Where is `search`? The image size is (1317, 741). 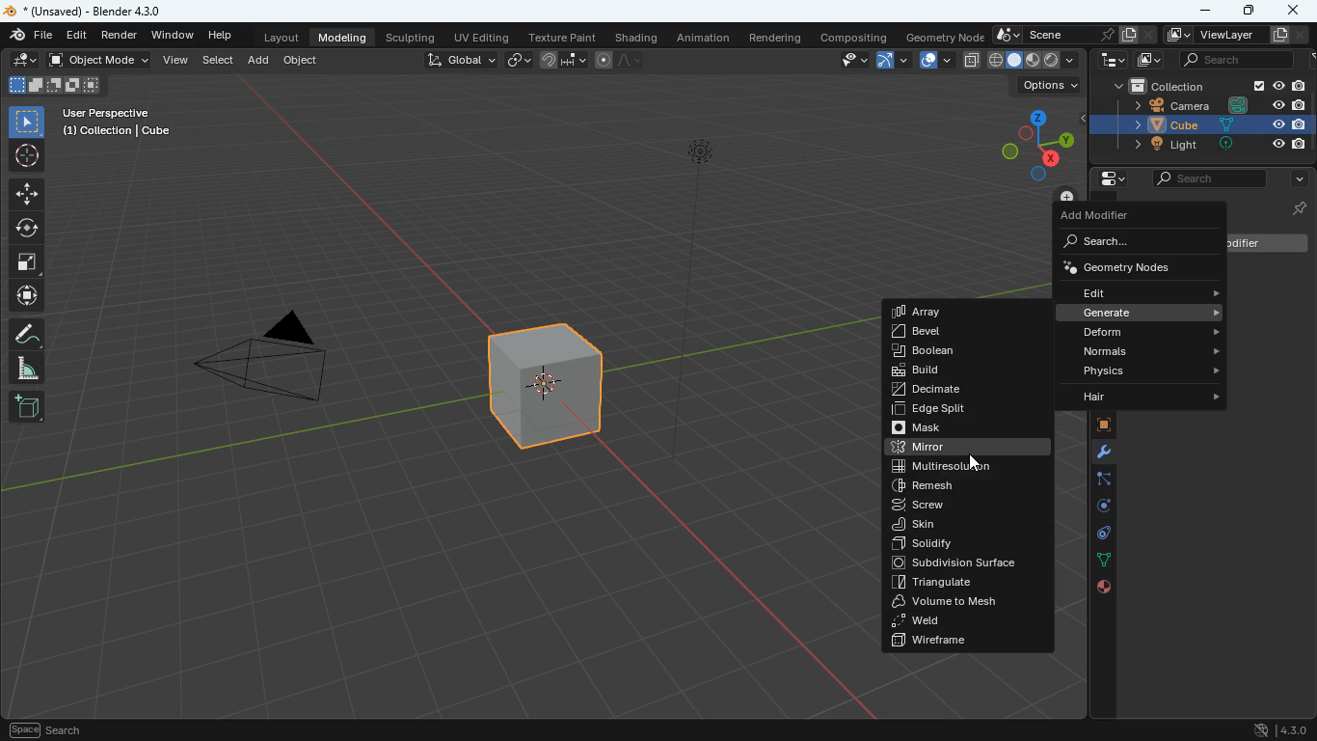
search is located at coordinates (1209, 179).